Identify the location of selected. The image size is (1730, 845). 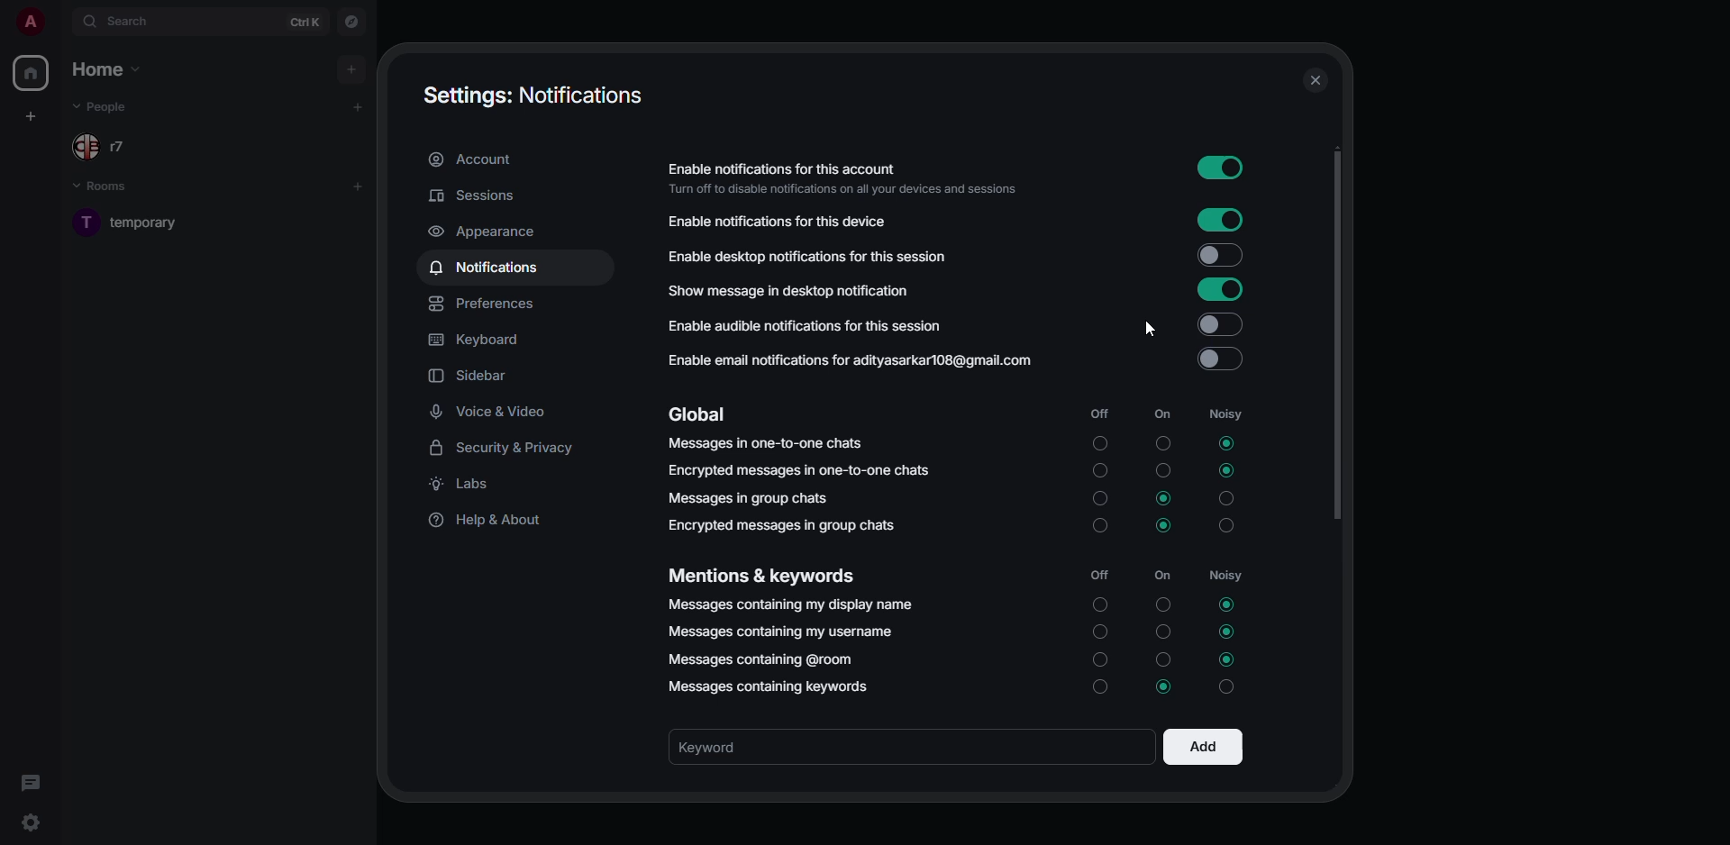
(1228, 660).